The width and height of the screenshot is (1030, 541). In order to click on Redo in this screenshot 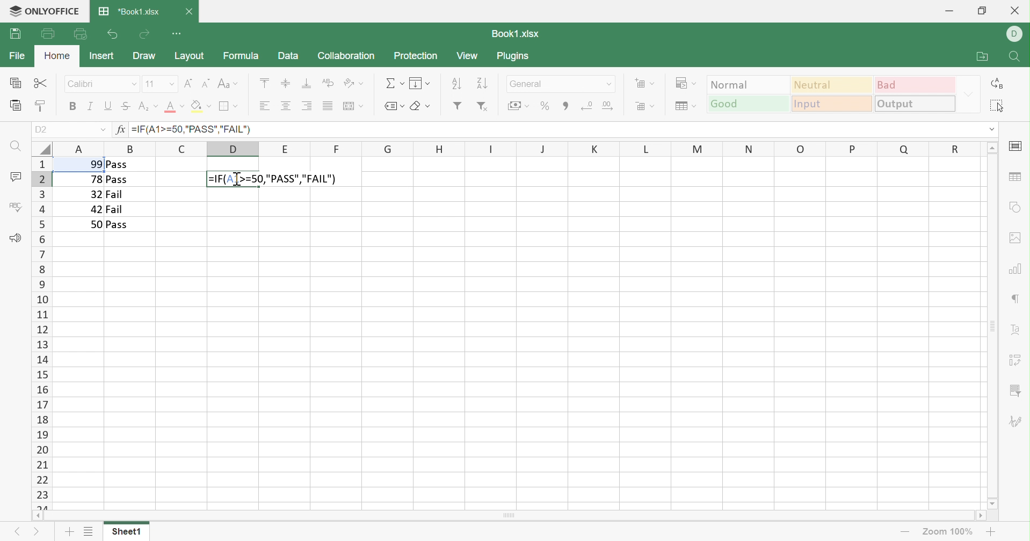, I will do `click(144, 34)`.